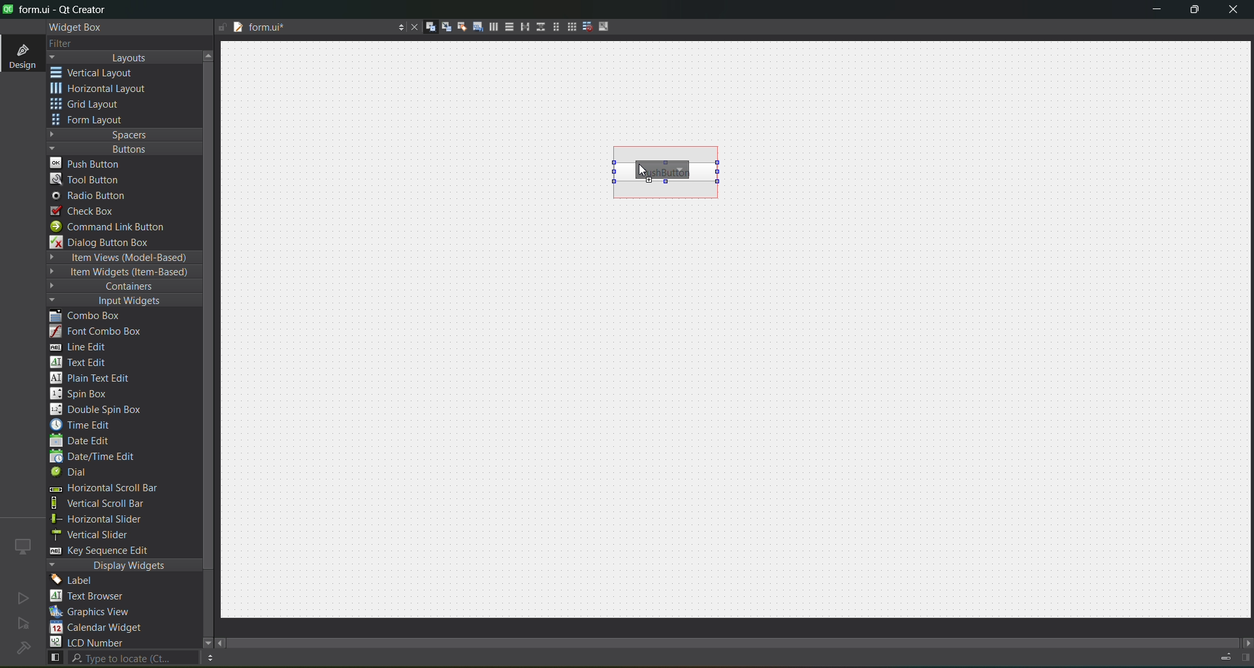 The image size is (1254, 668). I want to click on check box, so click(89, 211).